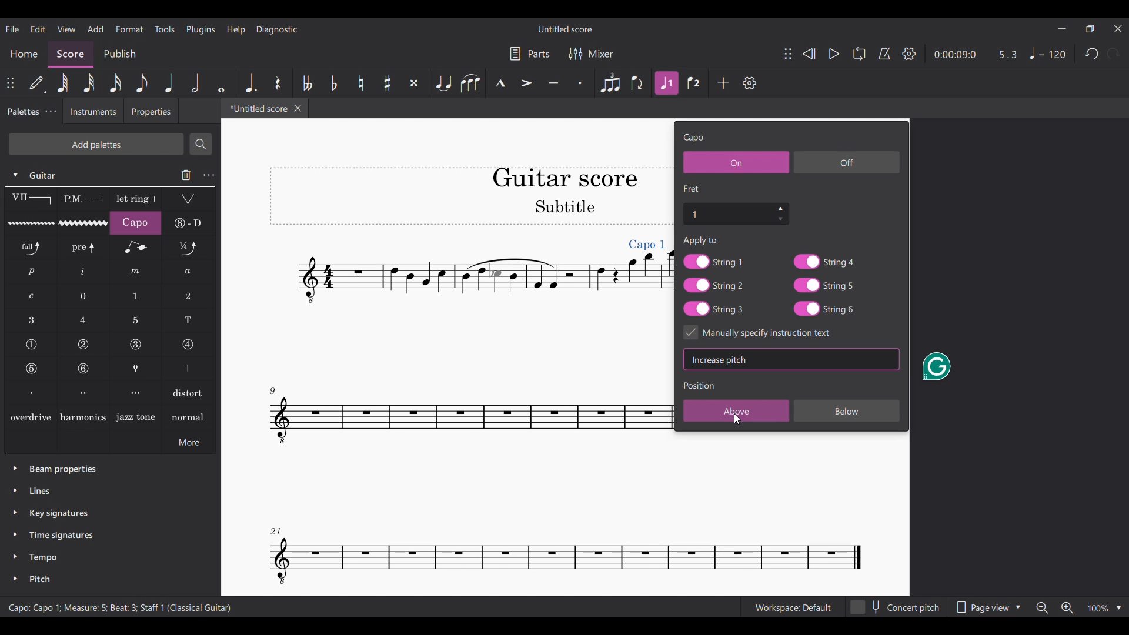  I want to click on Barre line, so click(31, 199).